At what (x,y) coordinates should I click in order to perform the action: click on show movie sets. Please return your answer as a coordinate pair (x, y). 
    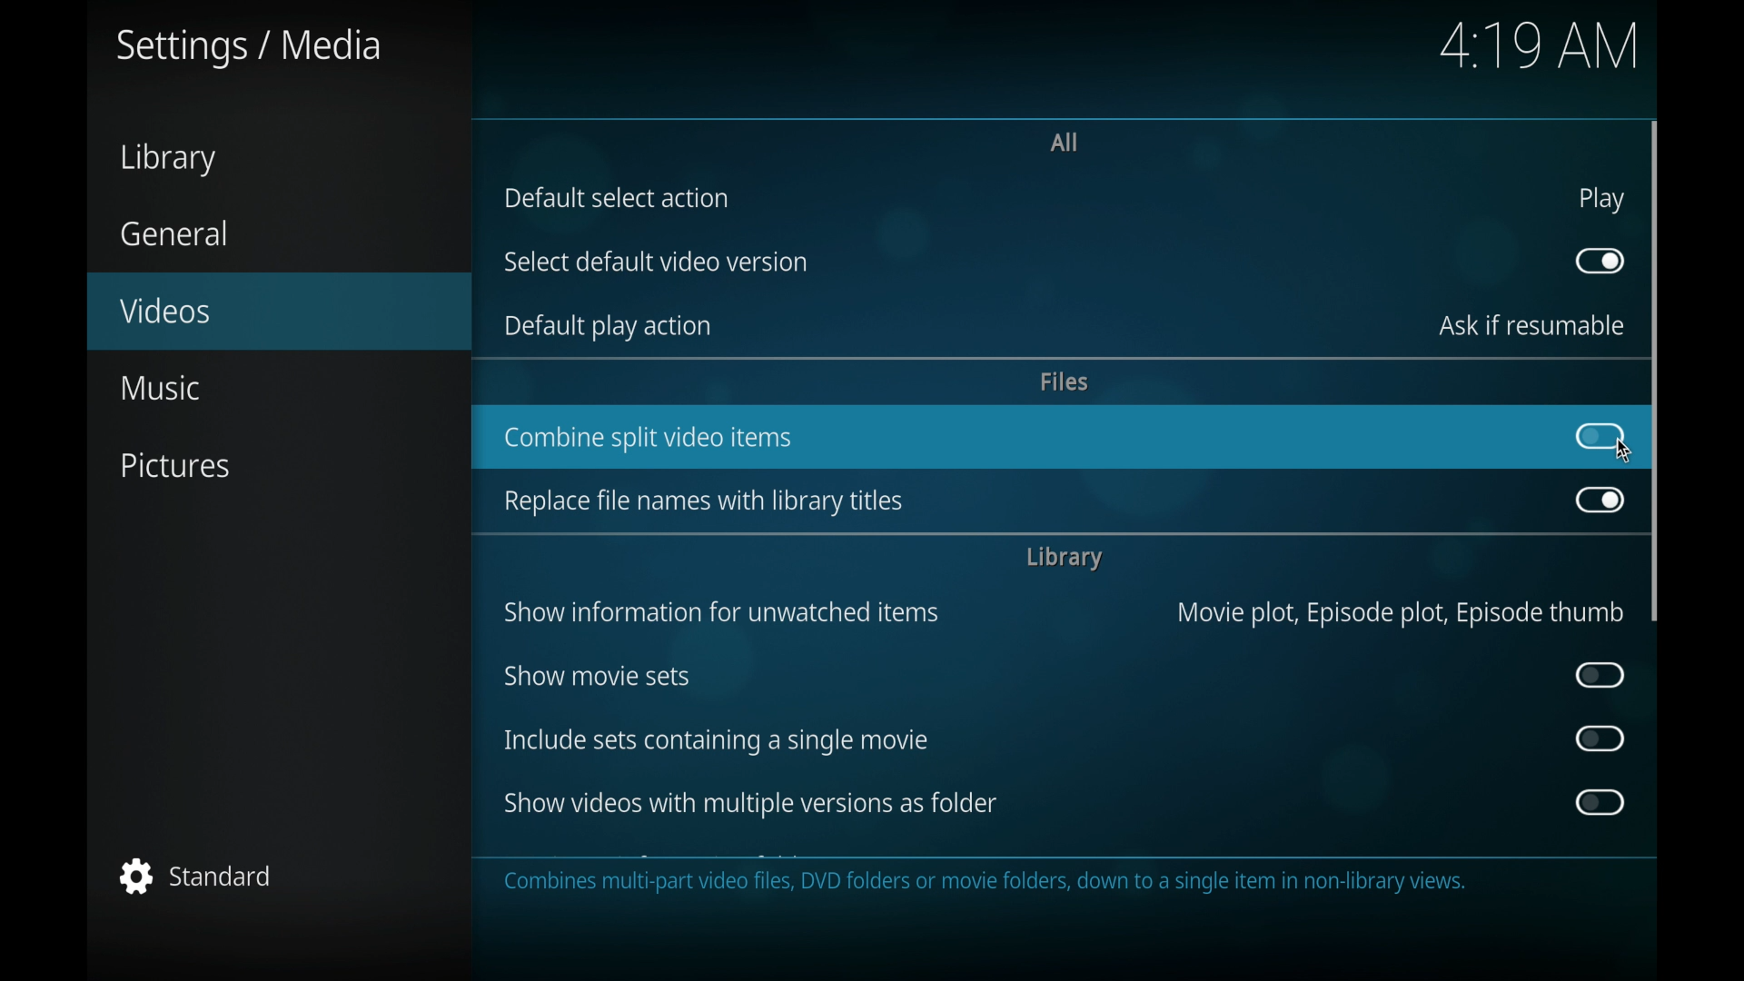
    Looking at the image, I should click on (595, 677).